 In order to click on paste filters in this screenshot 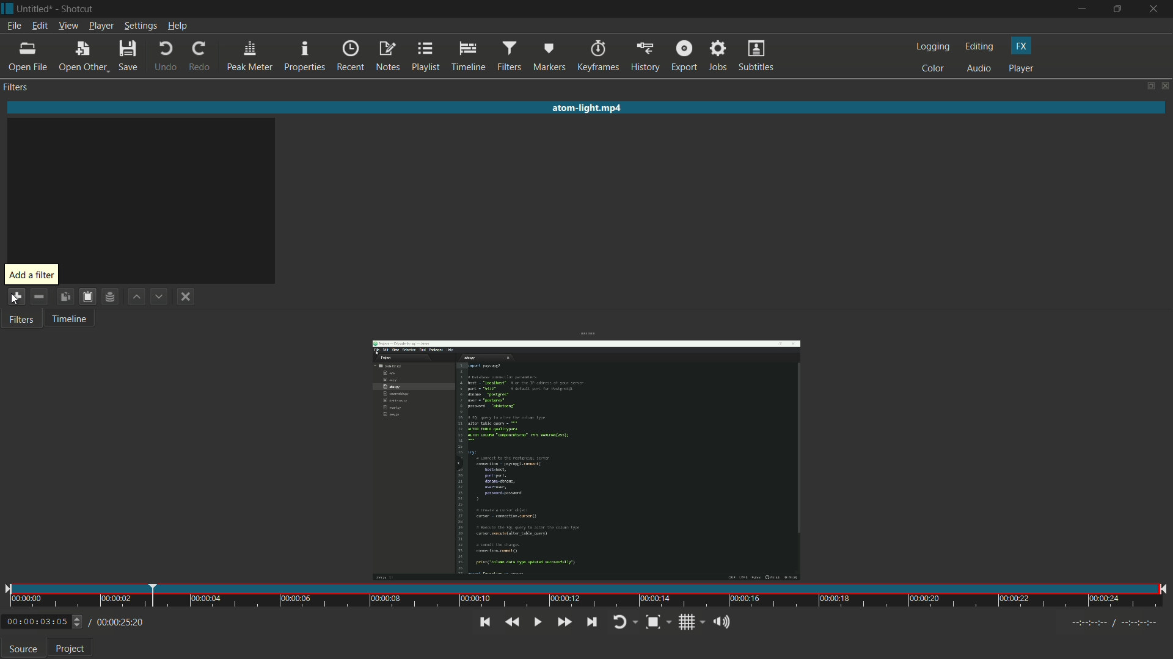, I will do `click(86, 296)`.